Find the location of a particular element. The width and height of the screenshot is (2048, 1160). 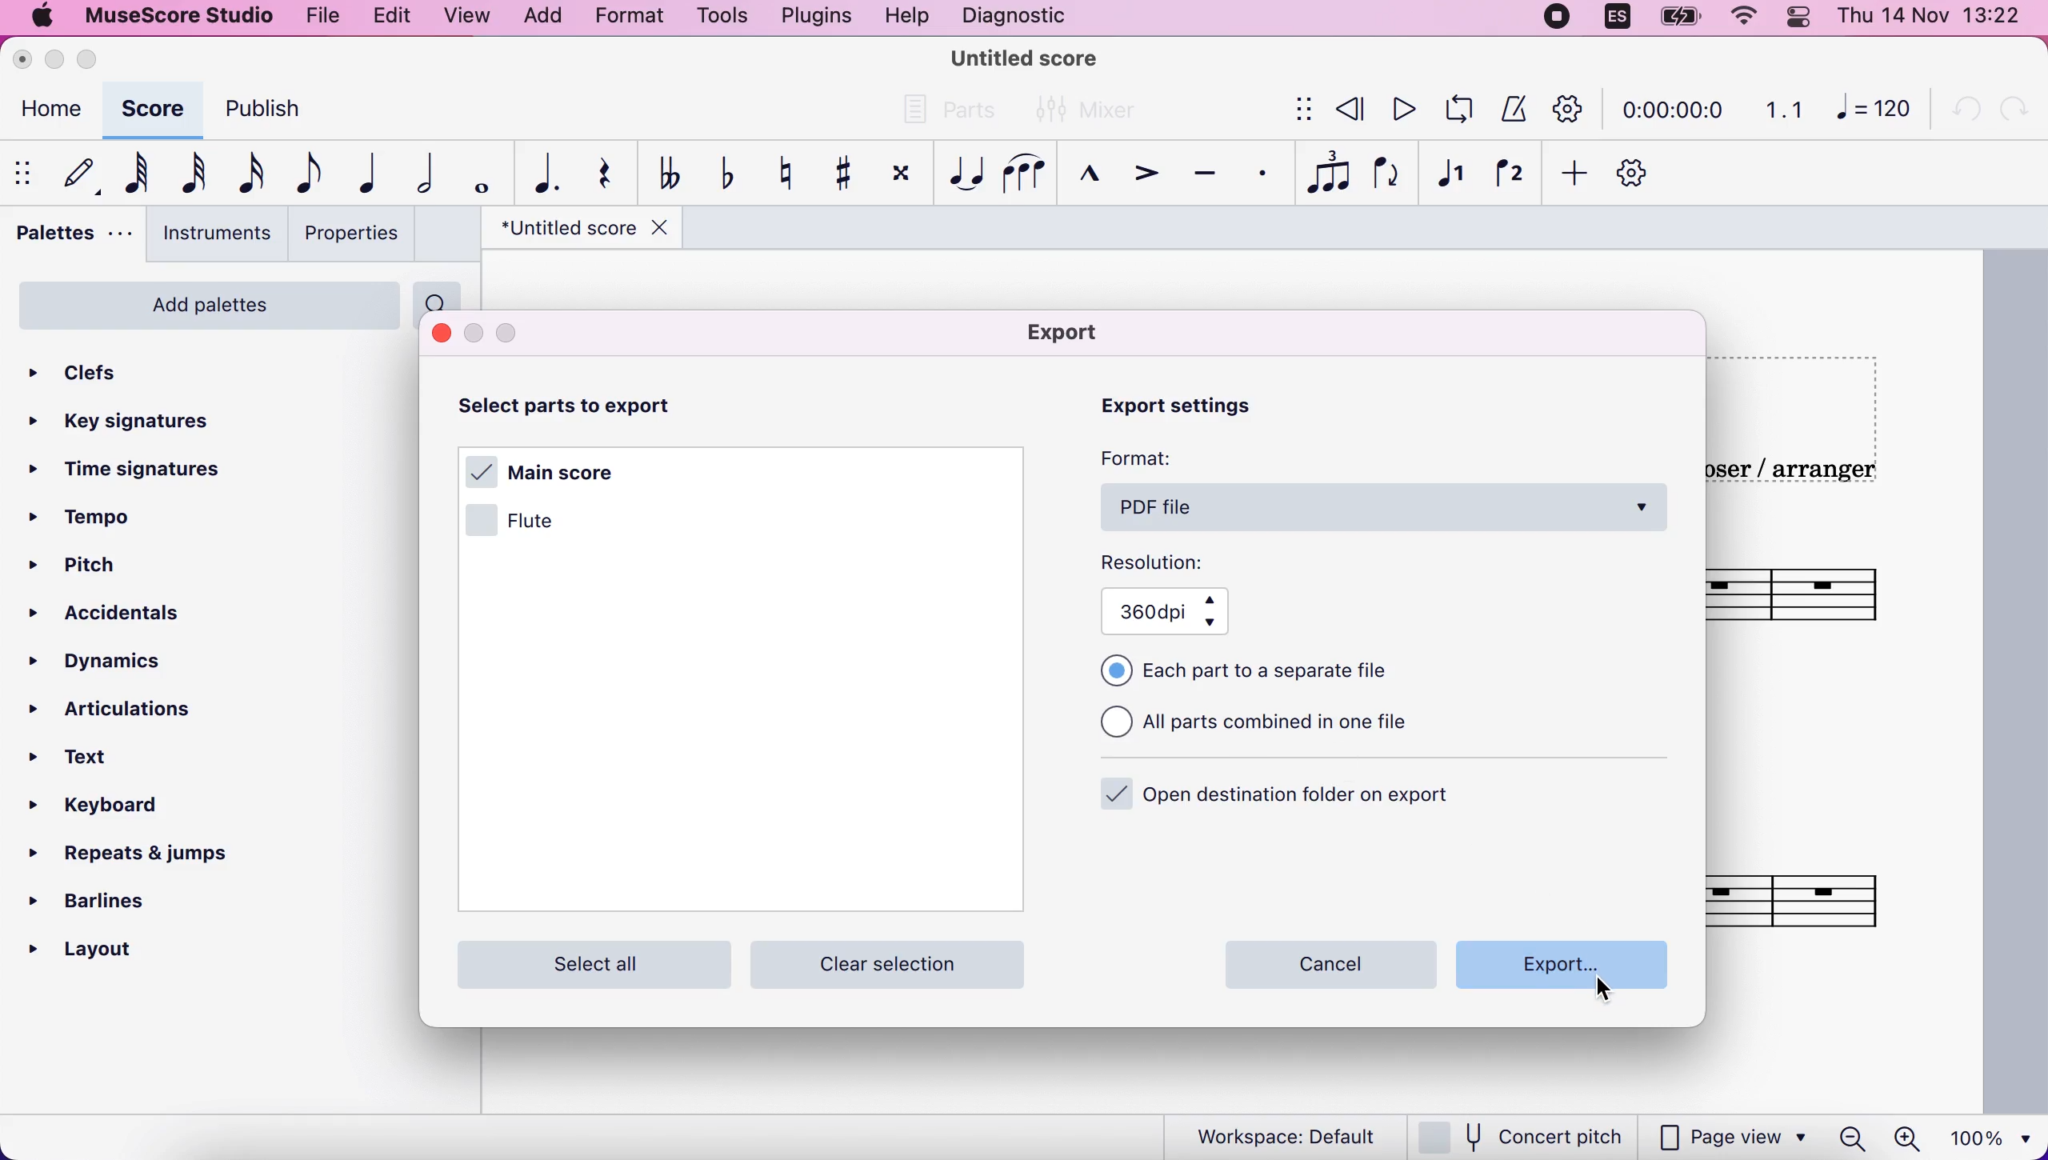

export is located at coordinates (1077, 334).